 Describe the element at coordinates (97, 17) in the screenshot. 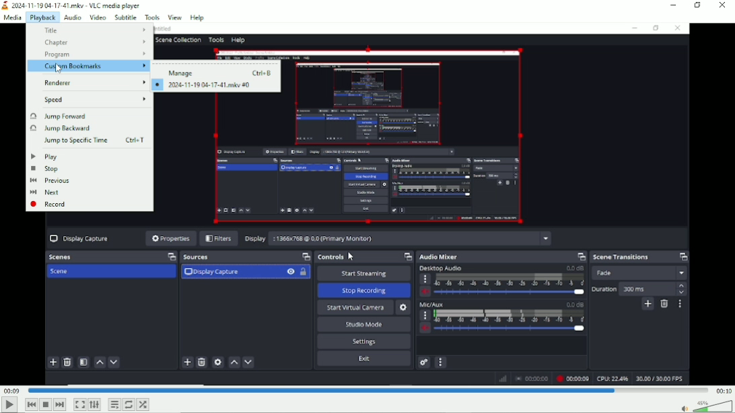

I see `Video` at that location.